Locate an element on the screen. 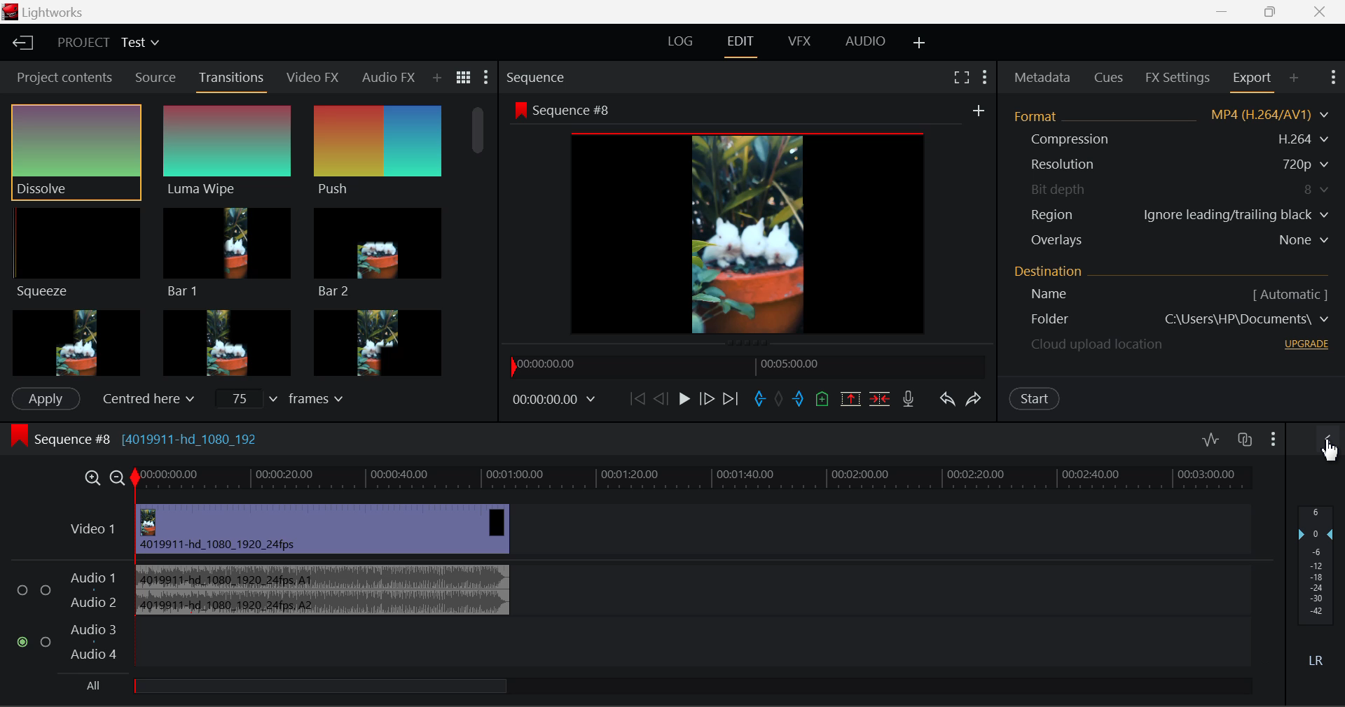  To Start is located at coordinates (635, 398).